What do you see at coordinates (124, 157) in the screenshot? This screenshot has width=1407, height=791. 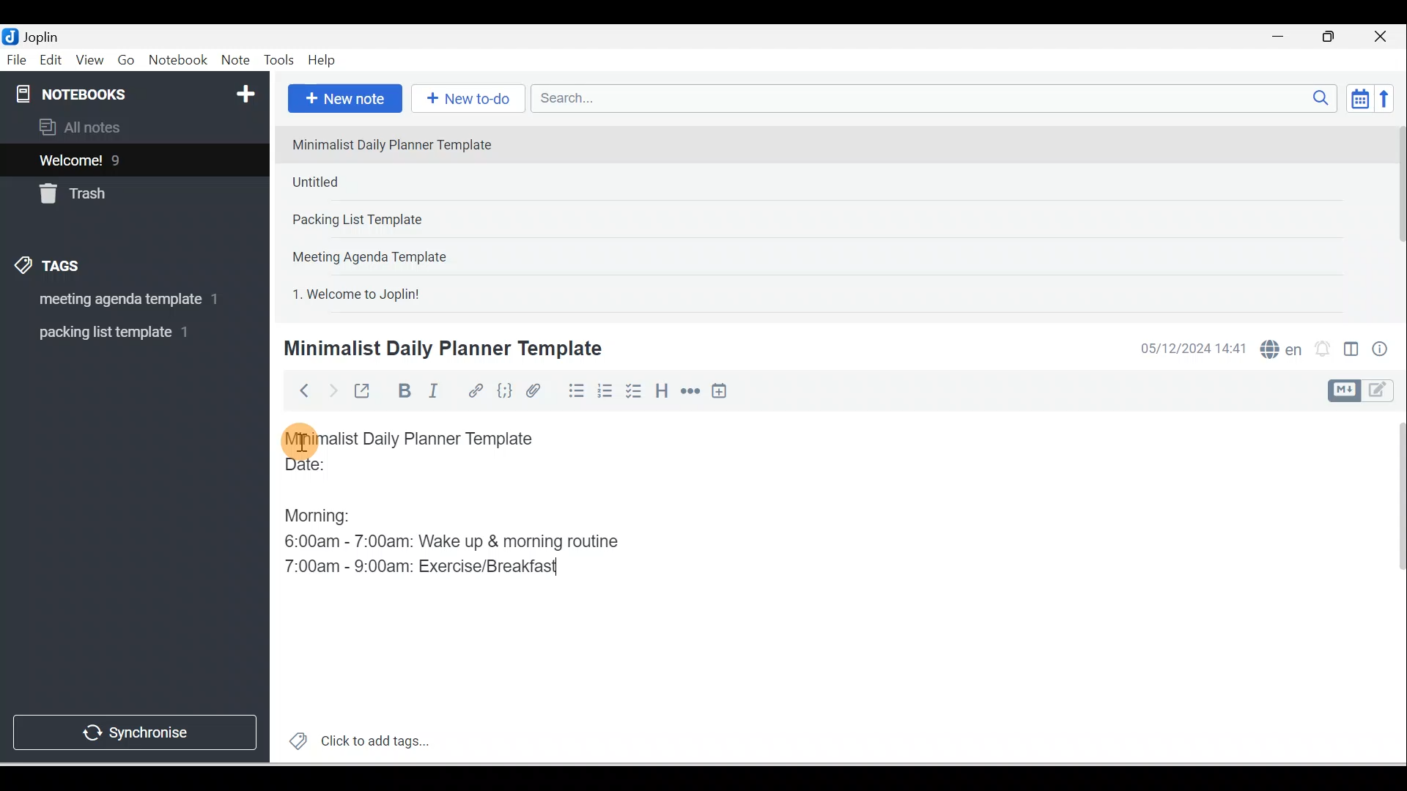 I see `Notes` at bounding box center [124, 157].